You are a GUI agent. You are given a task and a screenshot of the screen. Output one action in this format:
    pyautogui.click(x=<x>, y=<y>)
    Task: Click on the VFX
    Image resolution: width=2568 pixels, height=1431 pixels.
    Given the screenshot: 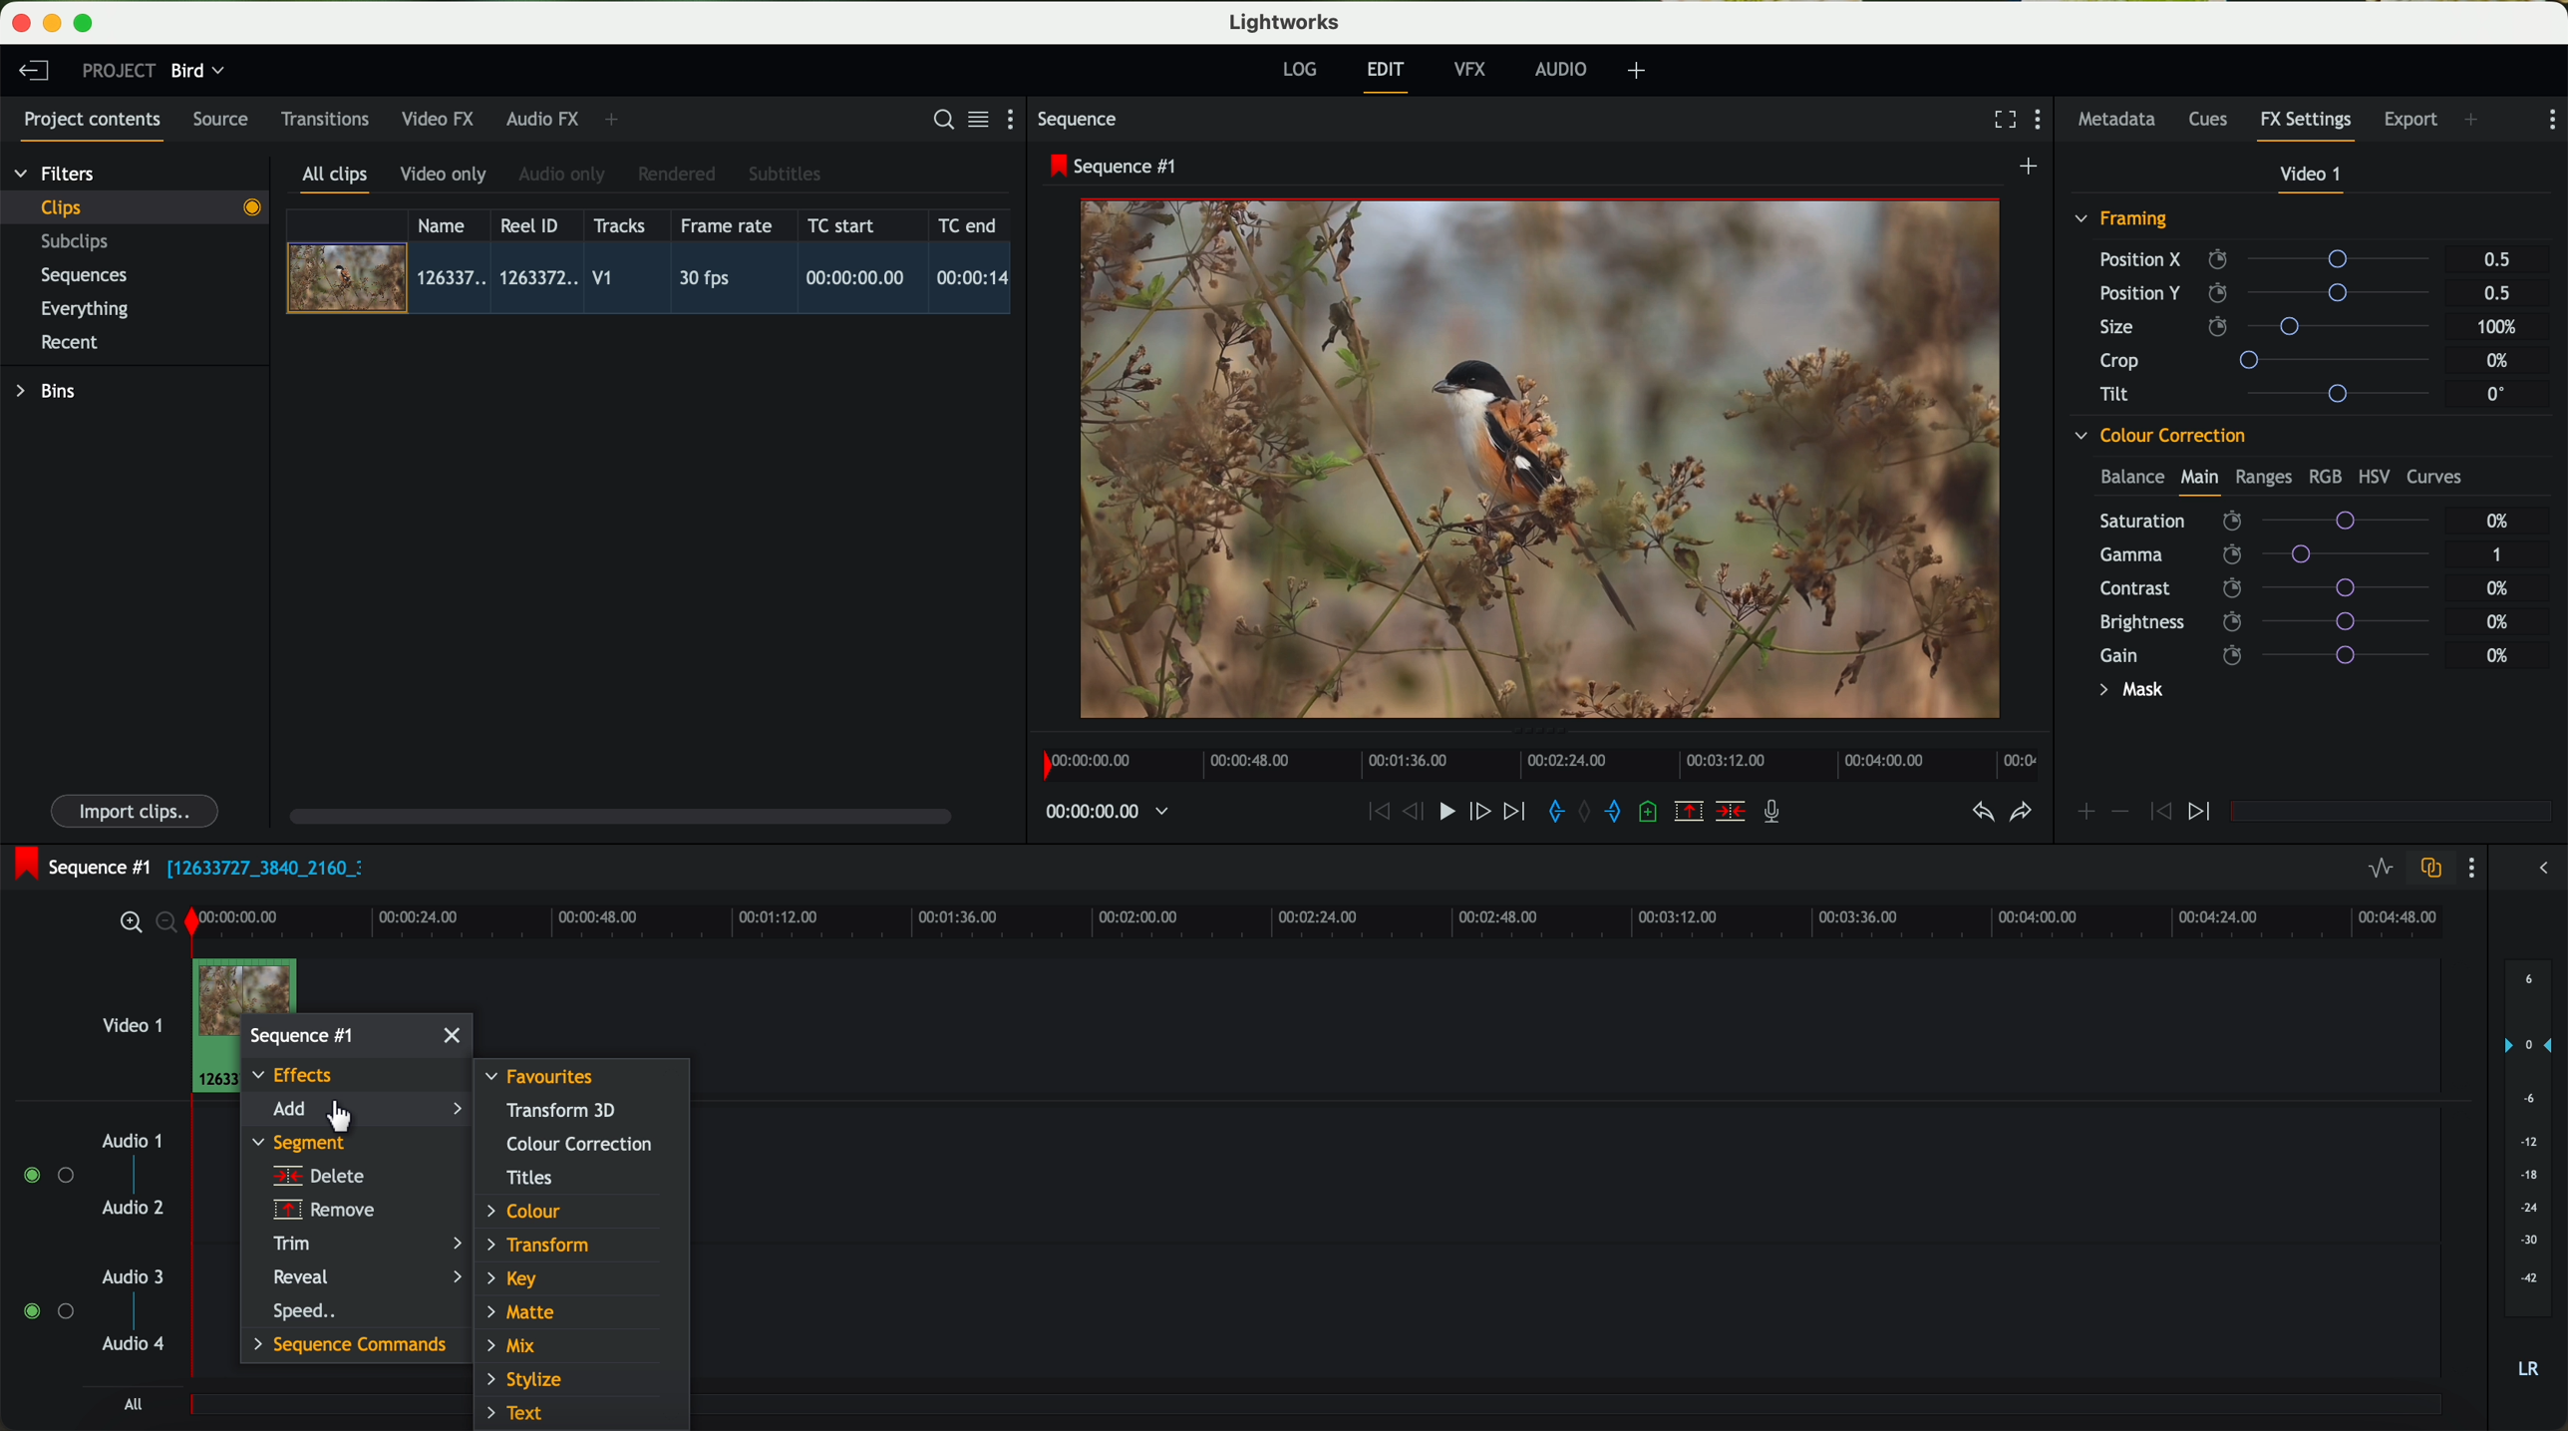 What is the action you would take?
    pyautogui.click(x=1474, y=70)
    